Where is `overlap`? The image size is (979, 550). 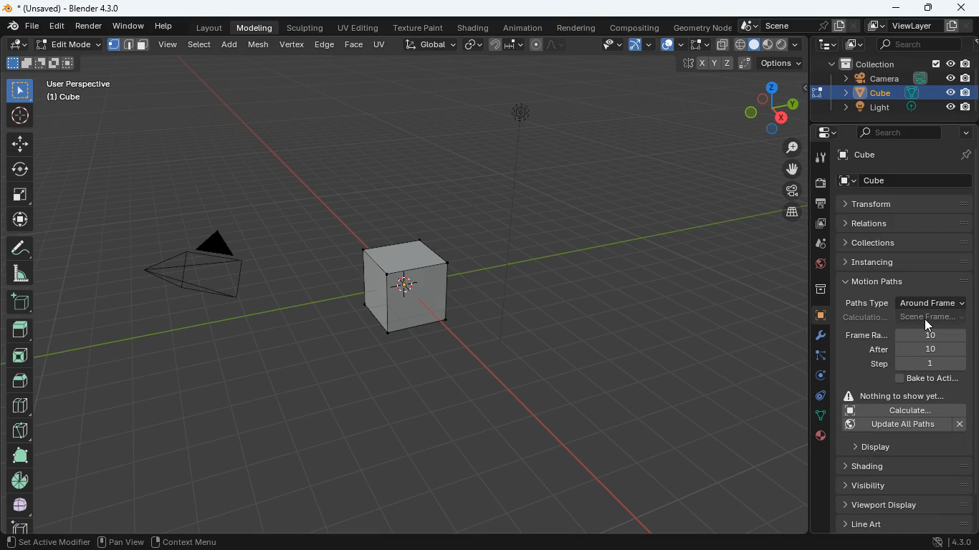 overlap is located at coordinates (672, 45).